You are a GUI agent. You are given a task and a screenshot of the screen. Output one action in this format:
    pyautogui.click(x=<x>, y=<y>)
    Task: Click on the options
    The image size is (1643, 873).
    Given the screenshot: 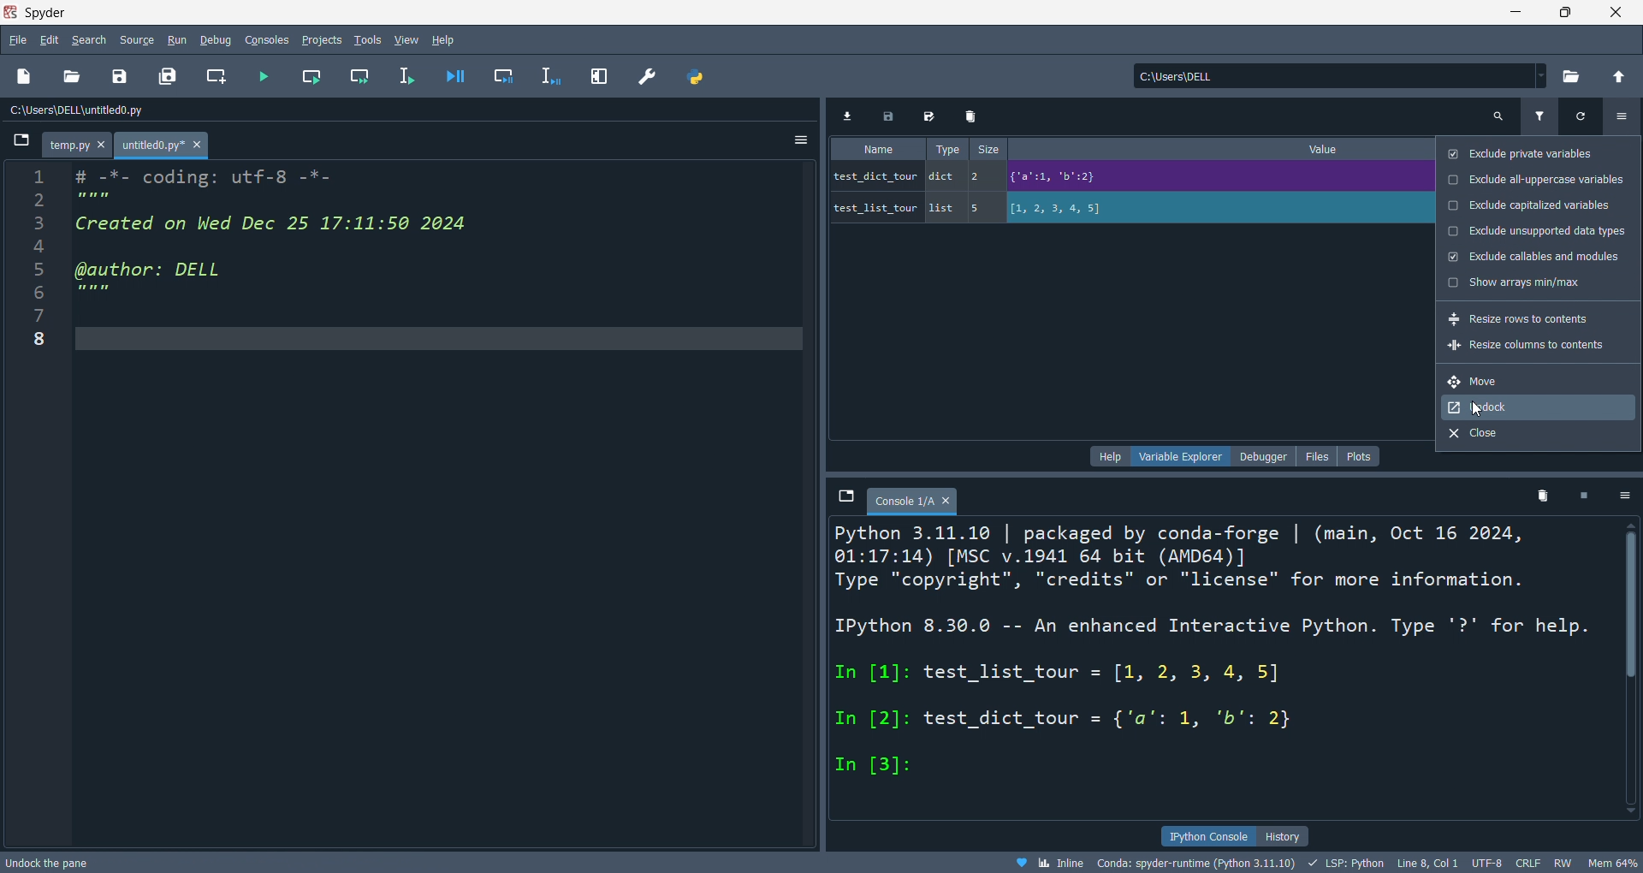 What is the action you would take?
    pyautogui.click(x=1623, y=495)
    